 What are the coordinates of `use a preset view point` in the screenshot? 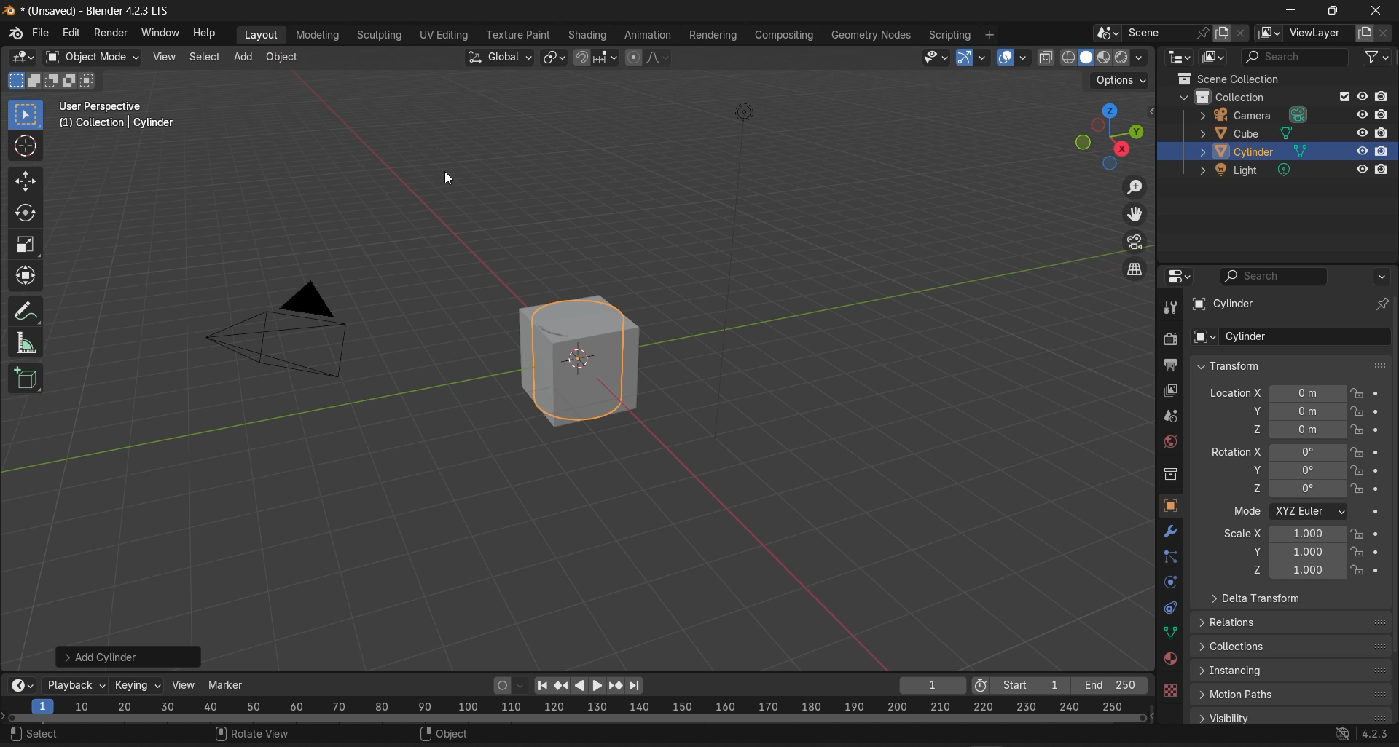 It's located at (1112, 135).